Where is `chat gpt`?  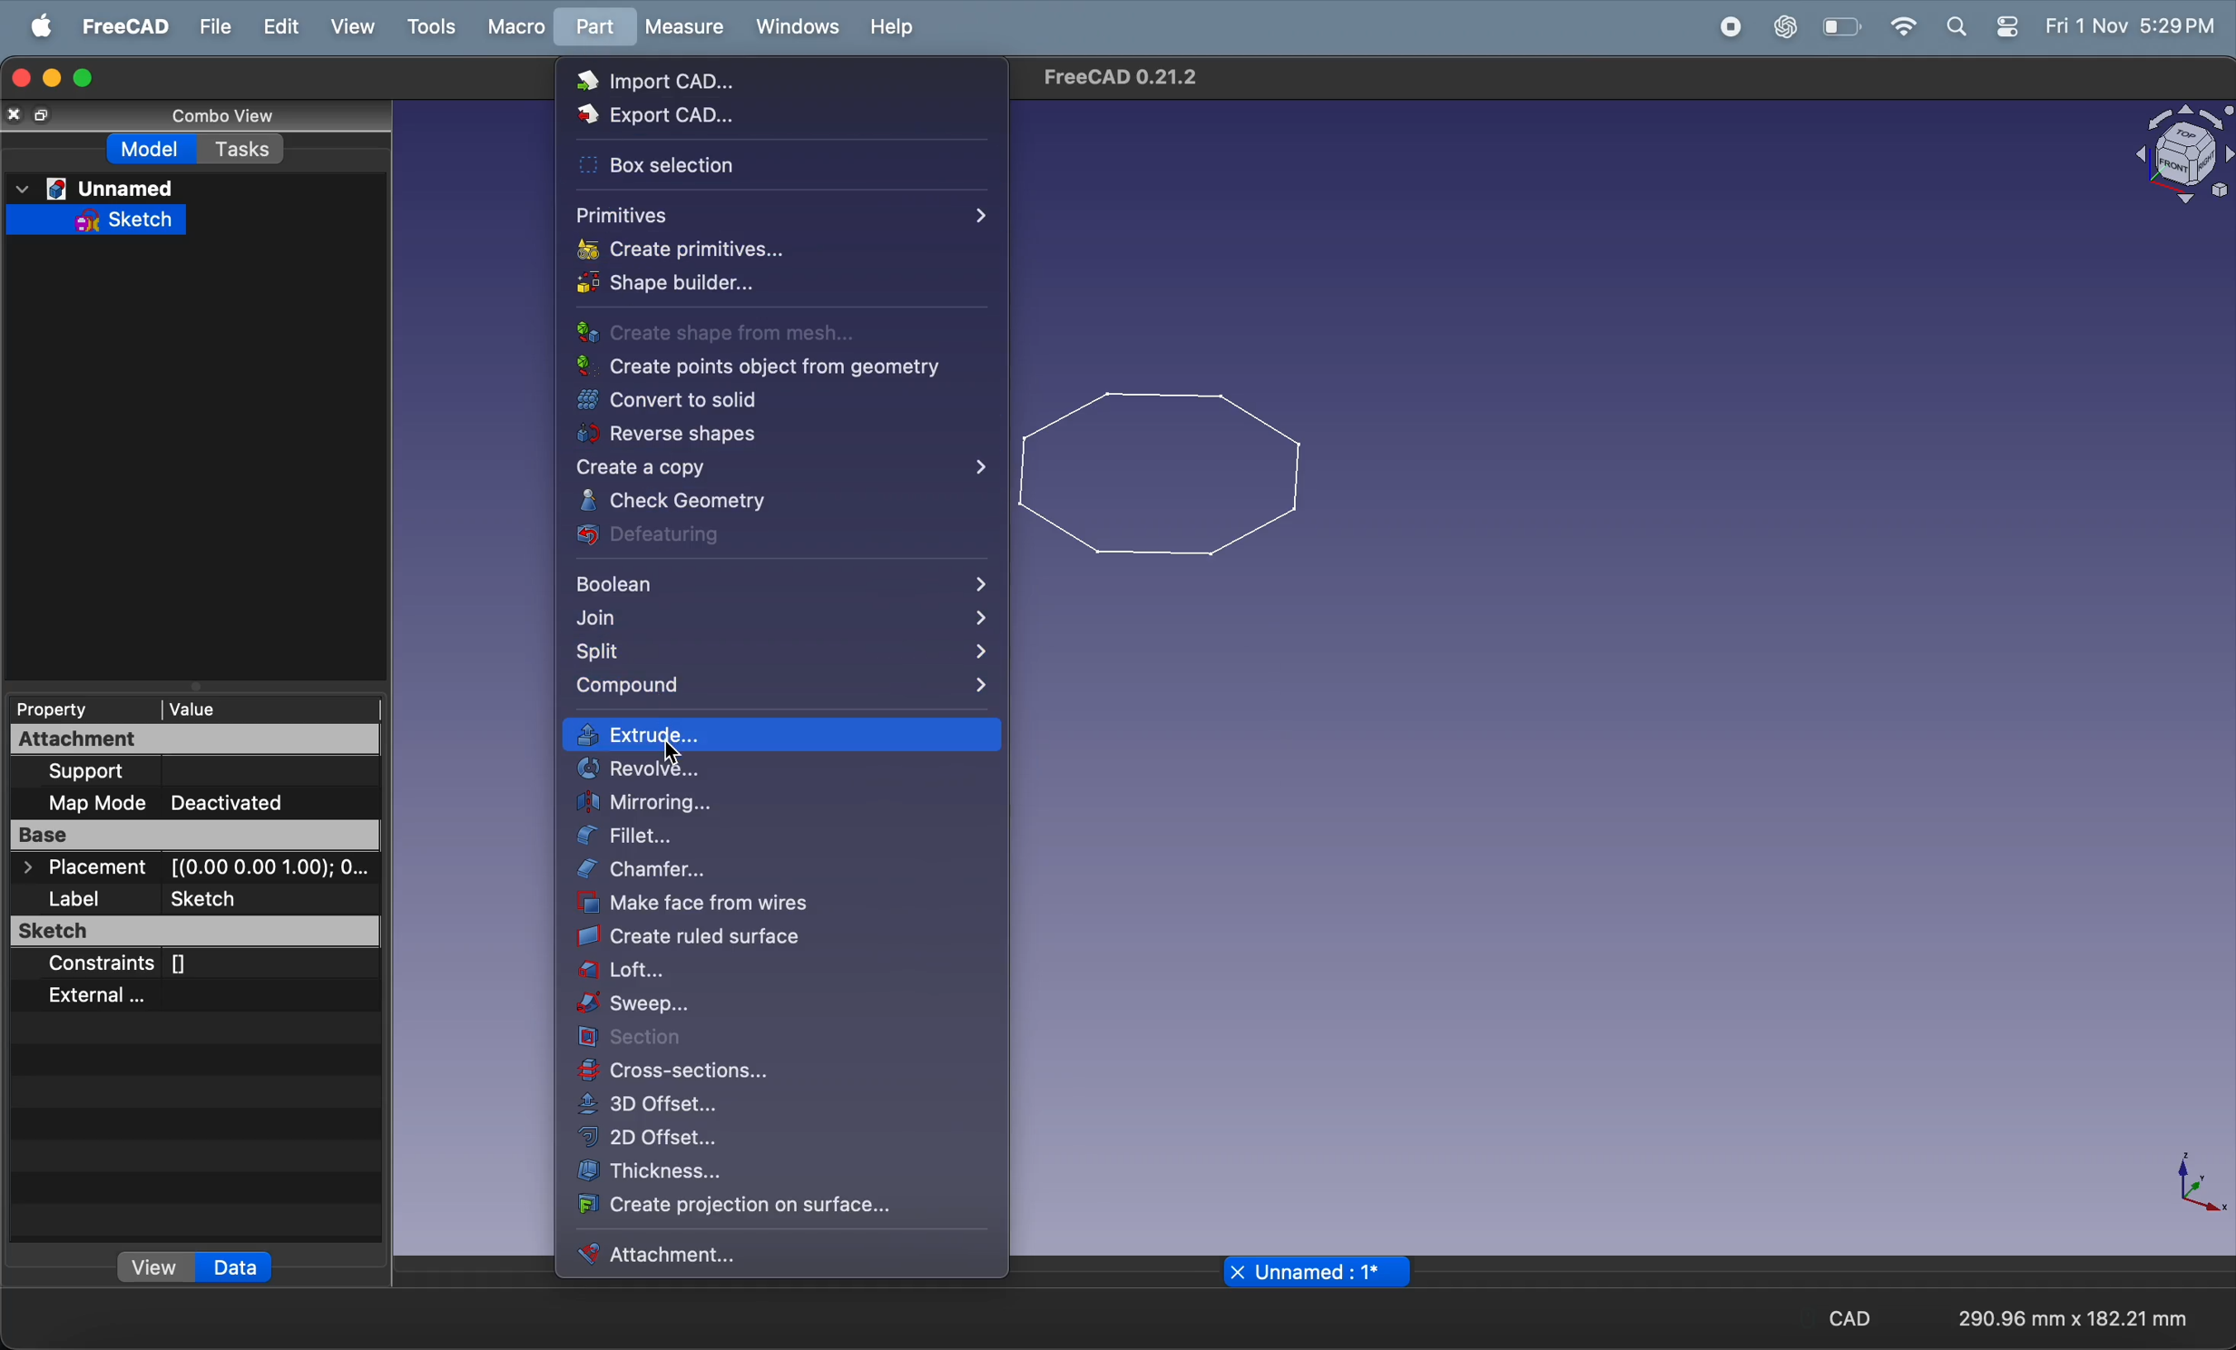
chat gpt is located at coordinates (1782, 27).